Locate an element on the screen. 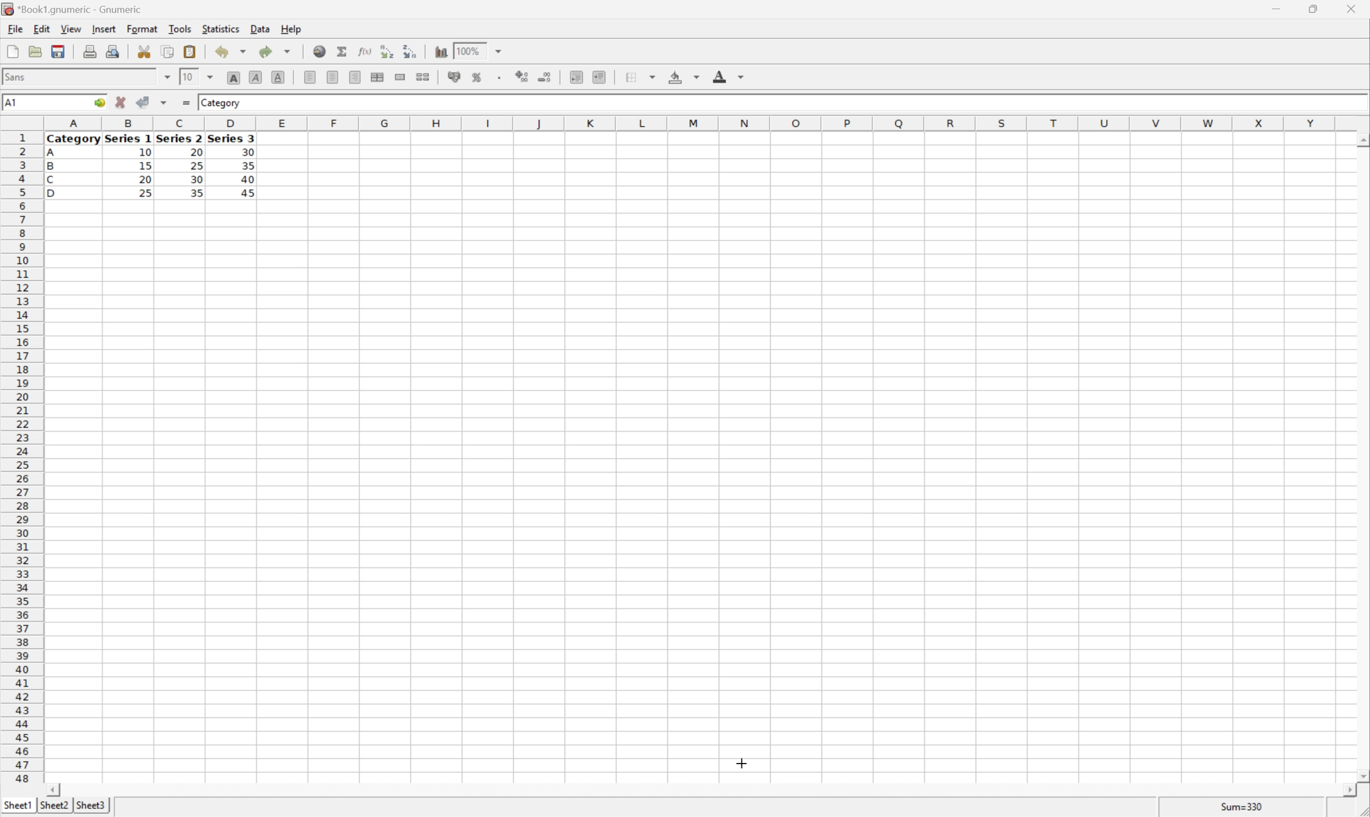  20 is located at coordinates (145, 179).